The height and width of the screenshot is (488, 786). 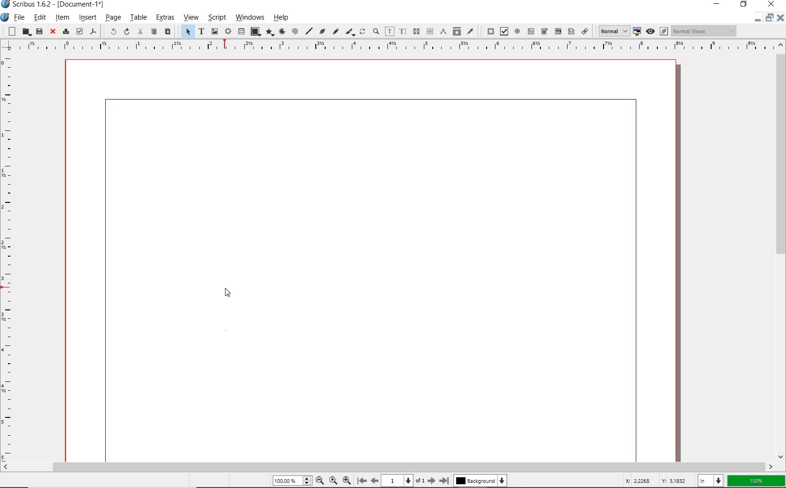 What do you see at coordinates (186, 32) in the screenshot?
I see `select item` at bounding box center [186, 32].